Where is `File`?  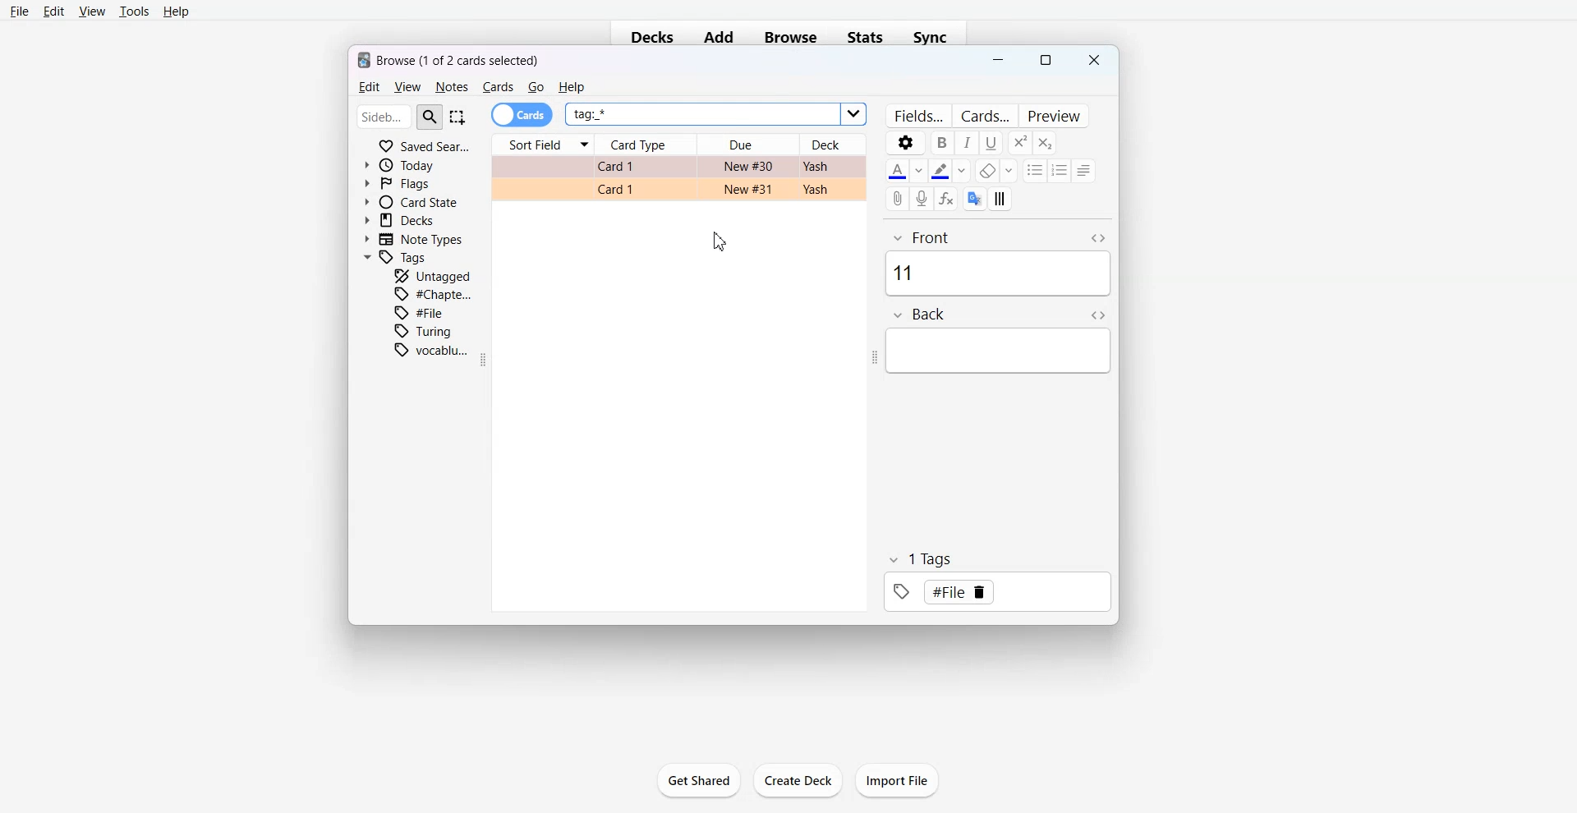 File is located at coordinates (20, 11).